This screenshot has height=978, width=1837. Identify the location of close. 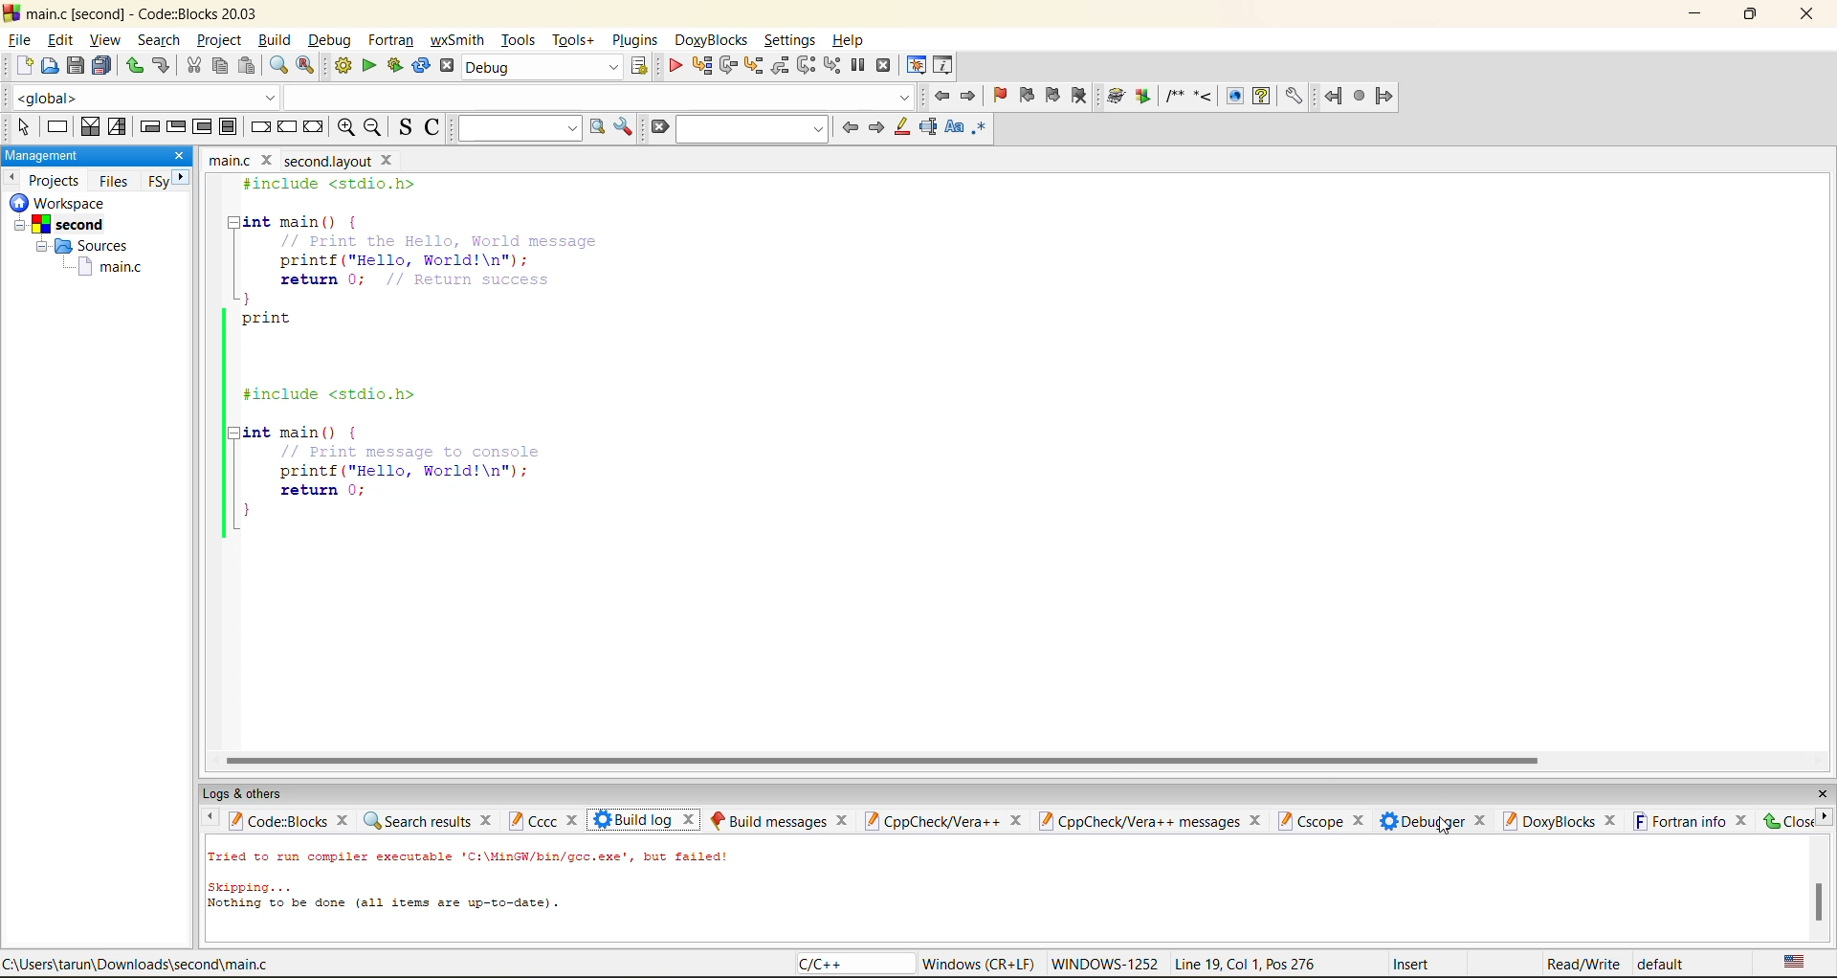
(1822, 789).